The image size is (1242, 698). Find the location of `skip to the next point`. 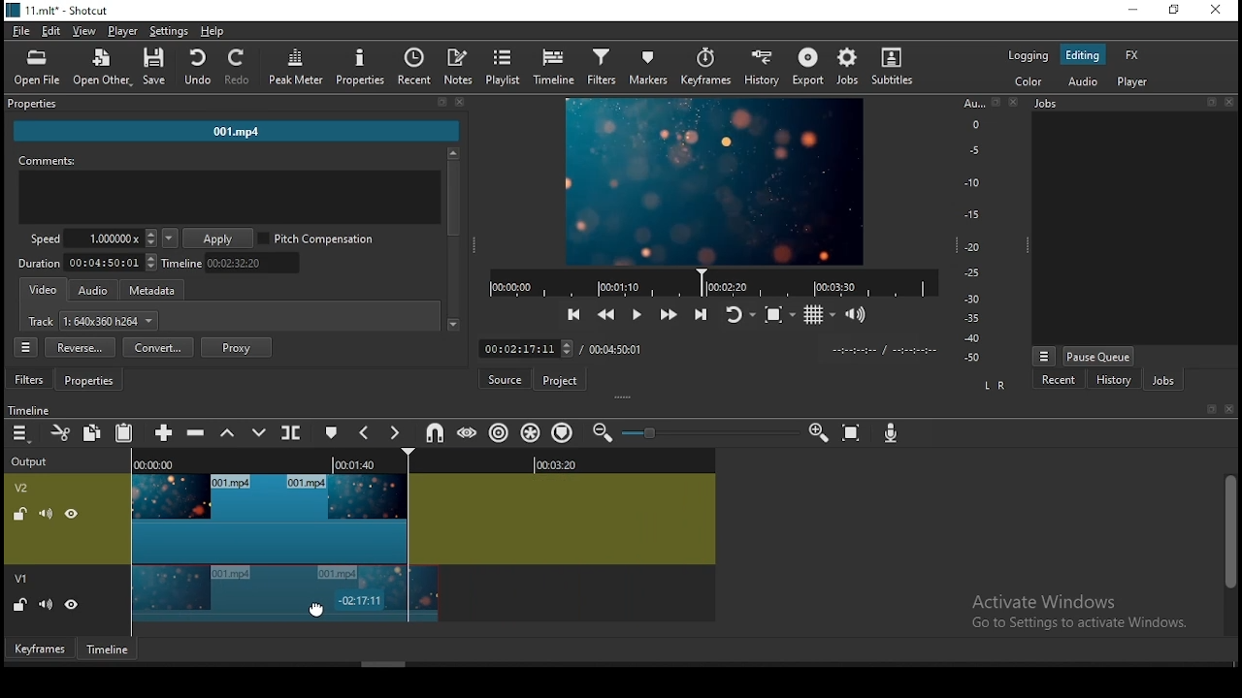

skip to the next point is located at coordinates (704, 313).